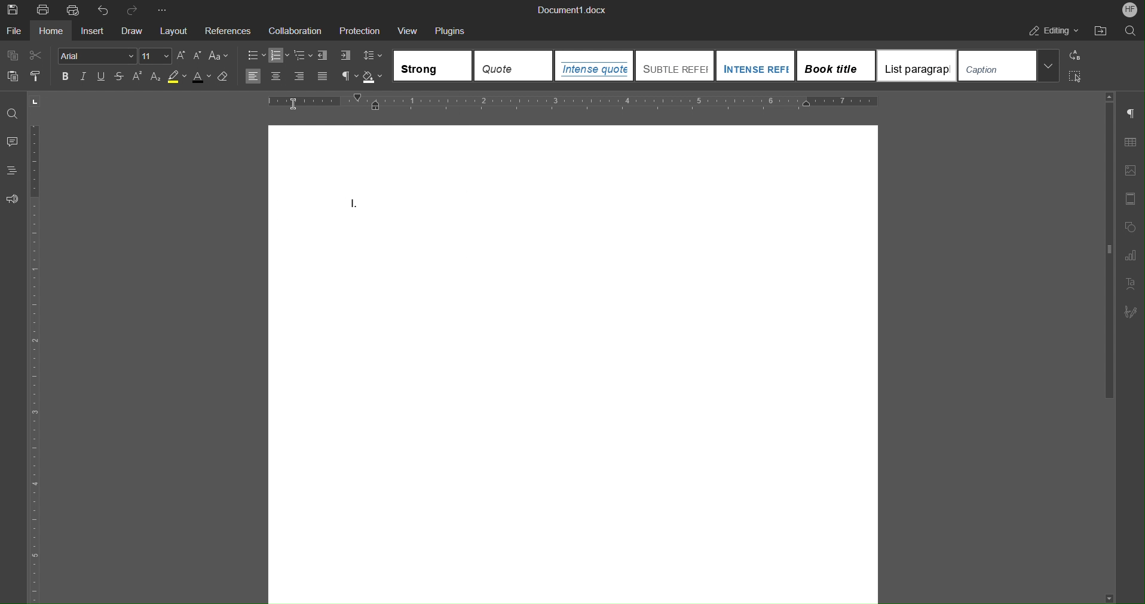  I want to click on Heading 4, so click(837, 66).